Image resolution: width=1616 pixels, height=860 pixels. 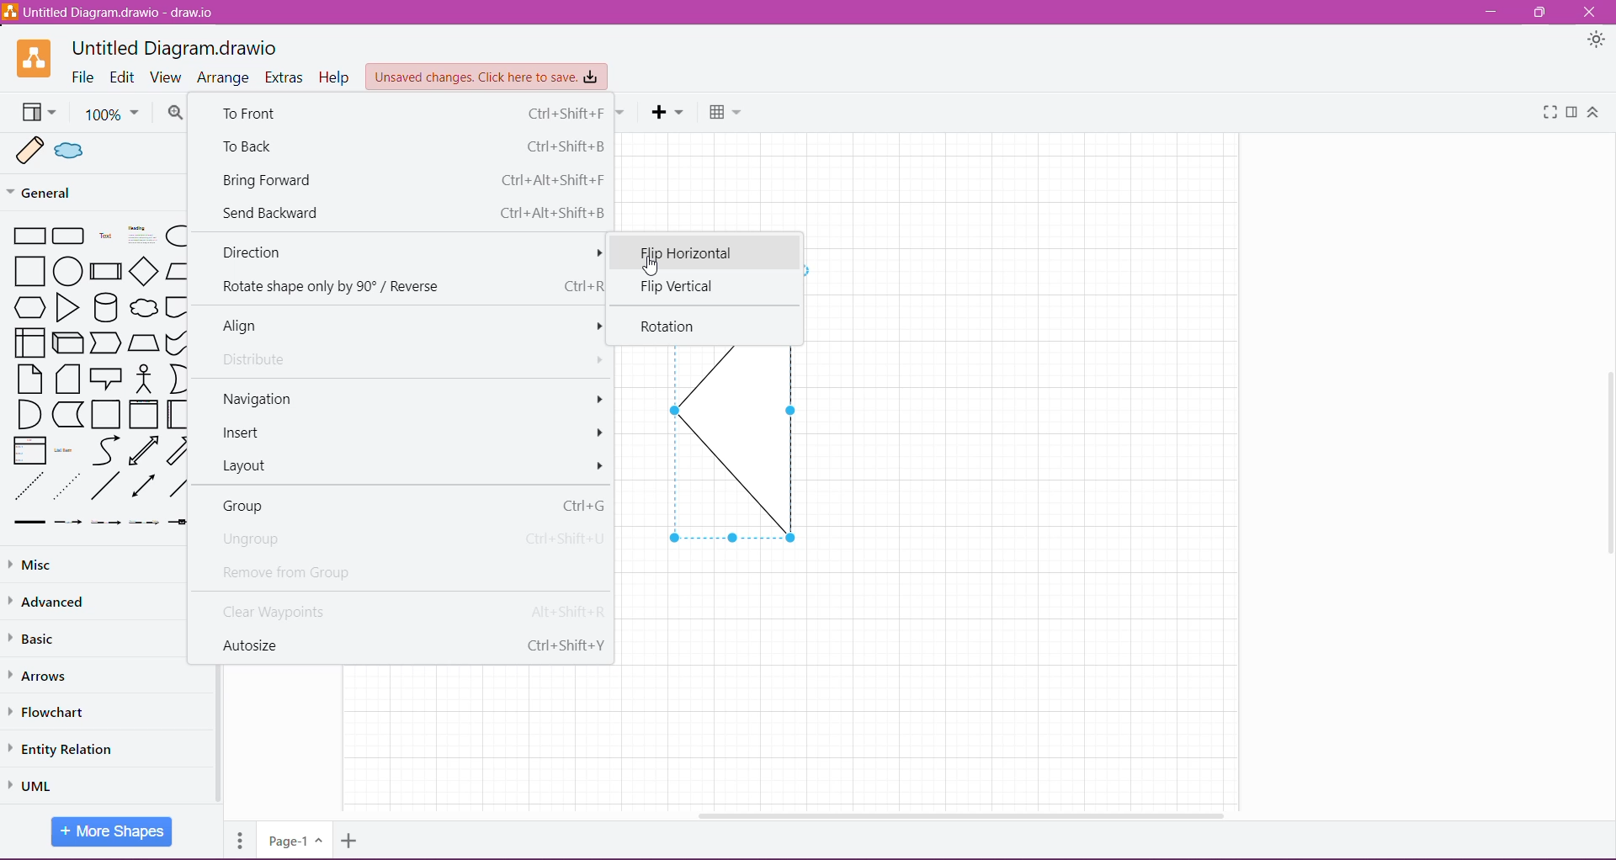 What do you see at coordinates (1597, 113) in the screenshot?
I see `Expand/Collapse` at bounding box center [1597, 113].